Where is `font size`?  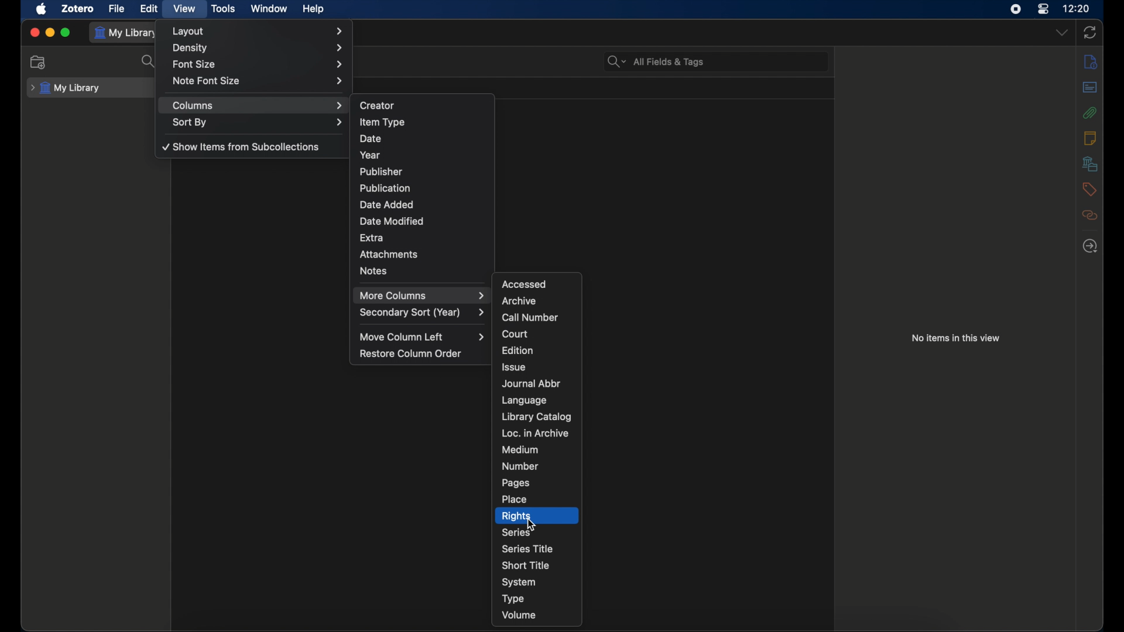
font size is located at coordinates (257, 64).